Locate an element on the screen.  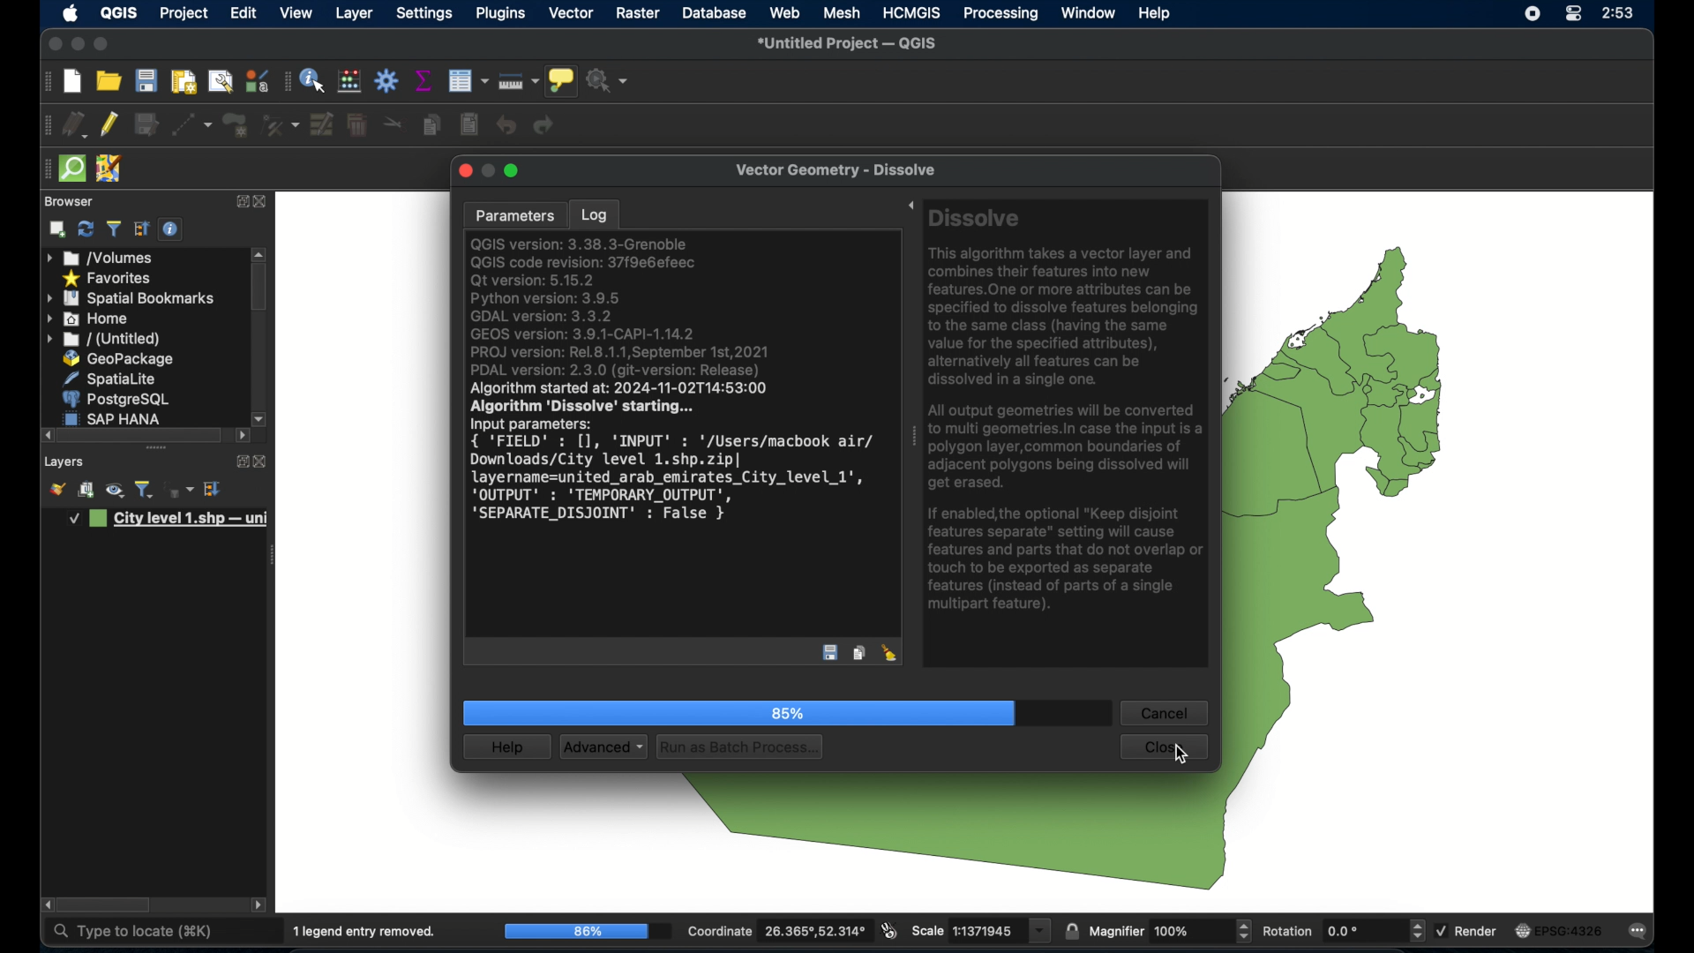
project is located at coordinates (184, 14).